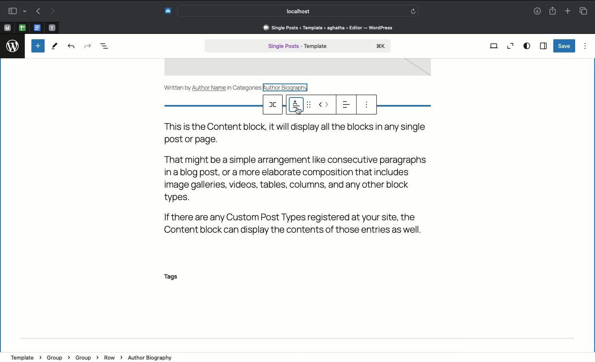 The image size is (595, 362). Describe the element at coordinates (297, 68) in the screenshot. I see `image` at that location.